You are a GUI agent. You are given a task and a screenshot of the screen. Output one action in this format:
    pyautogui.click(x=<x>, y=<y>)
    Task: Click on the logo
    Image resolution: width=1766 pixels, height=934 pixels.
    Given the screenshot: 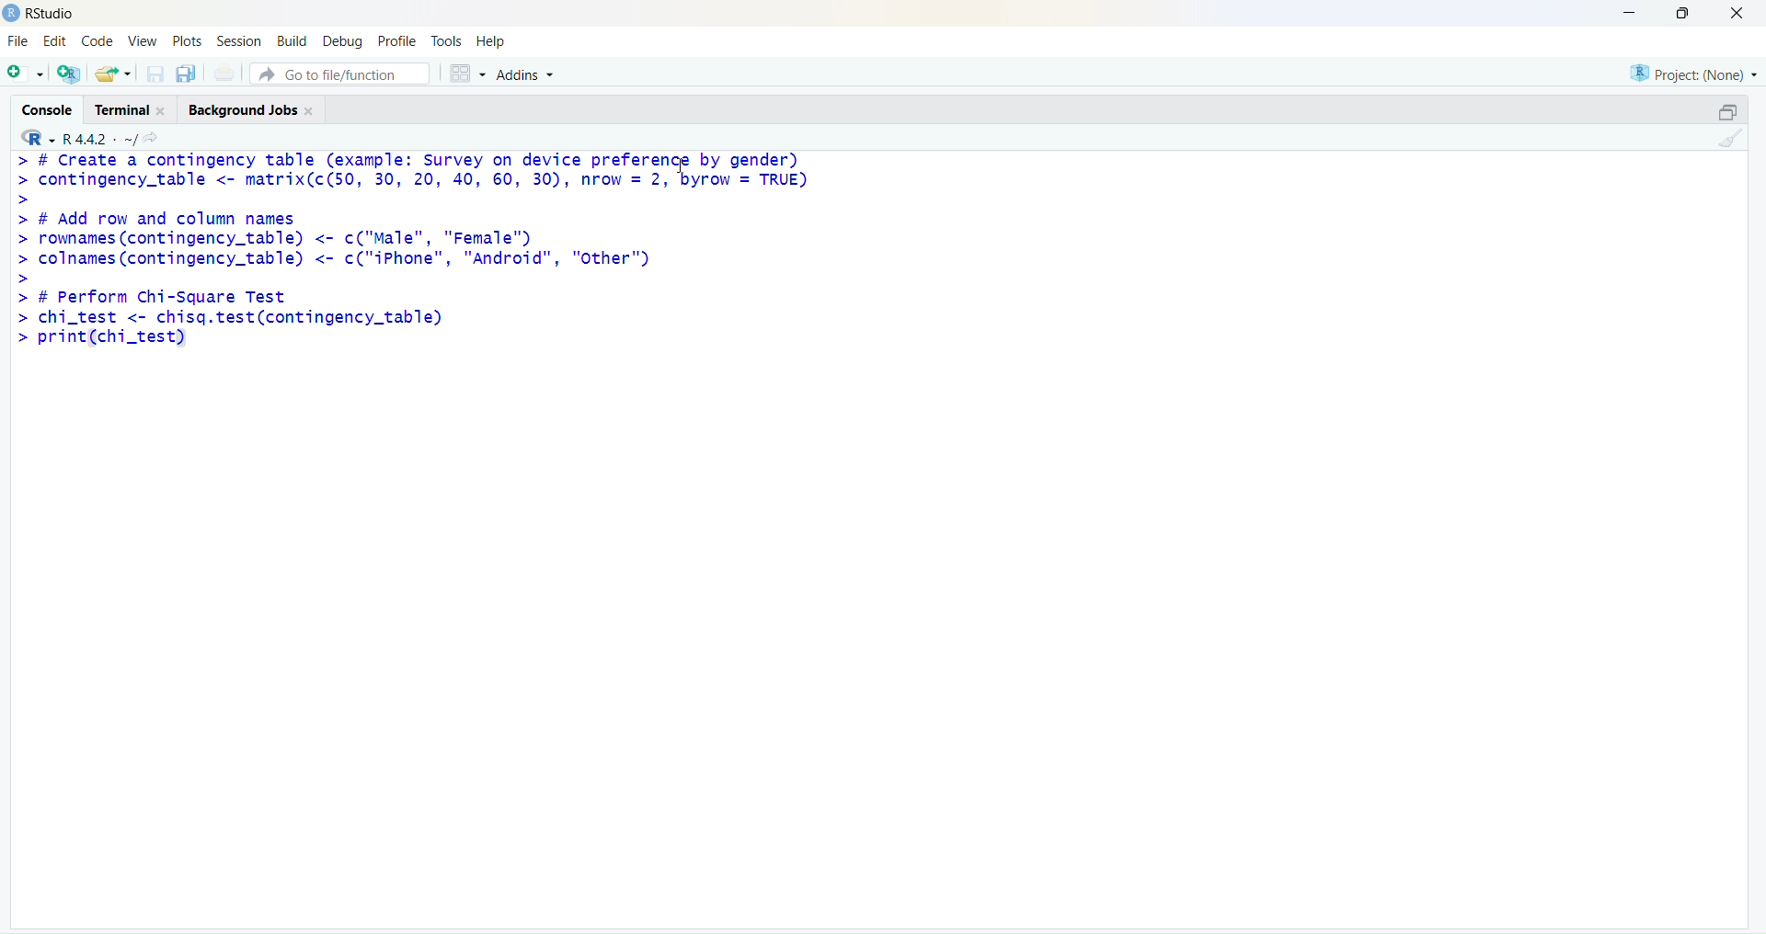 What is the action you would take?
    pyautogui.click(x=13, y=14)
    